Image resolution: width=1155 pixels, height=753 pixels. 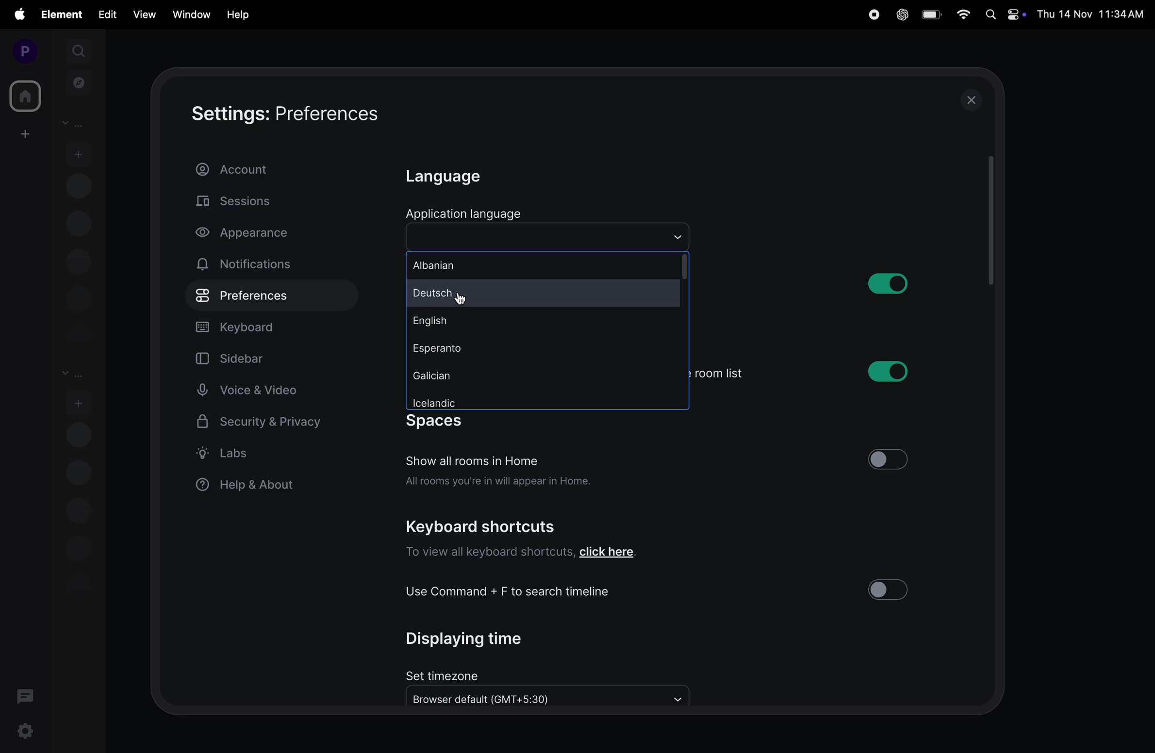 I want to click on Show all rooms in Home
All rooms you're in will appear in Home., so click(x=494, y=471).